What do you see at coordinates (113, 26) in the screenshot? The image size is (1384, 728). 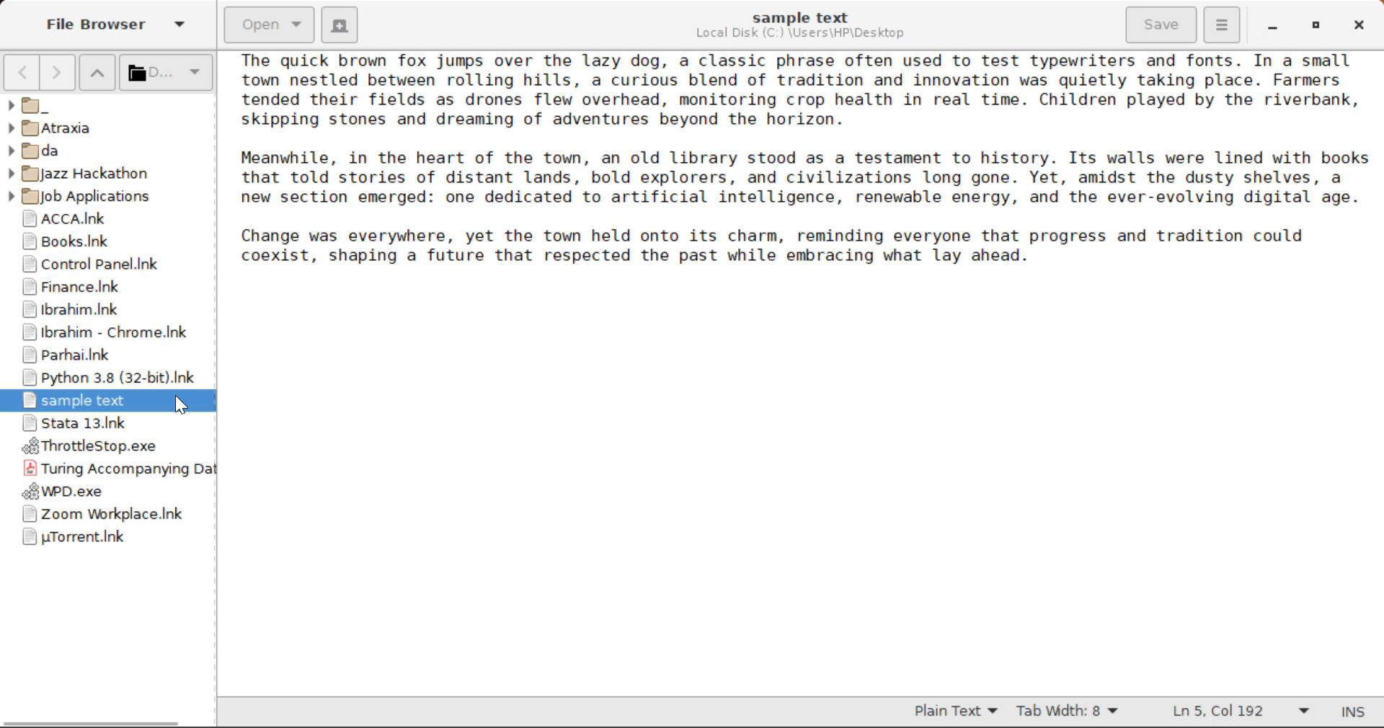 I see `File Browser Tab` at bounding box center [113, 26].